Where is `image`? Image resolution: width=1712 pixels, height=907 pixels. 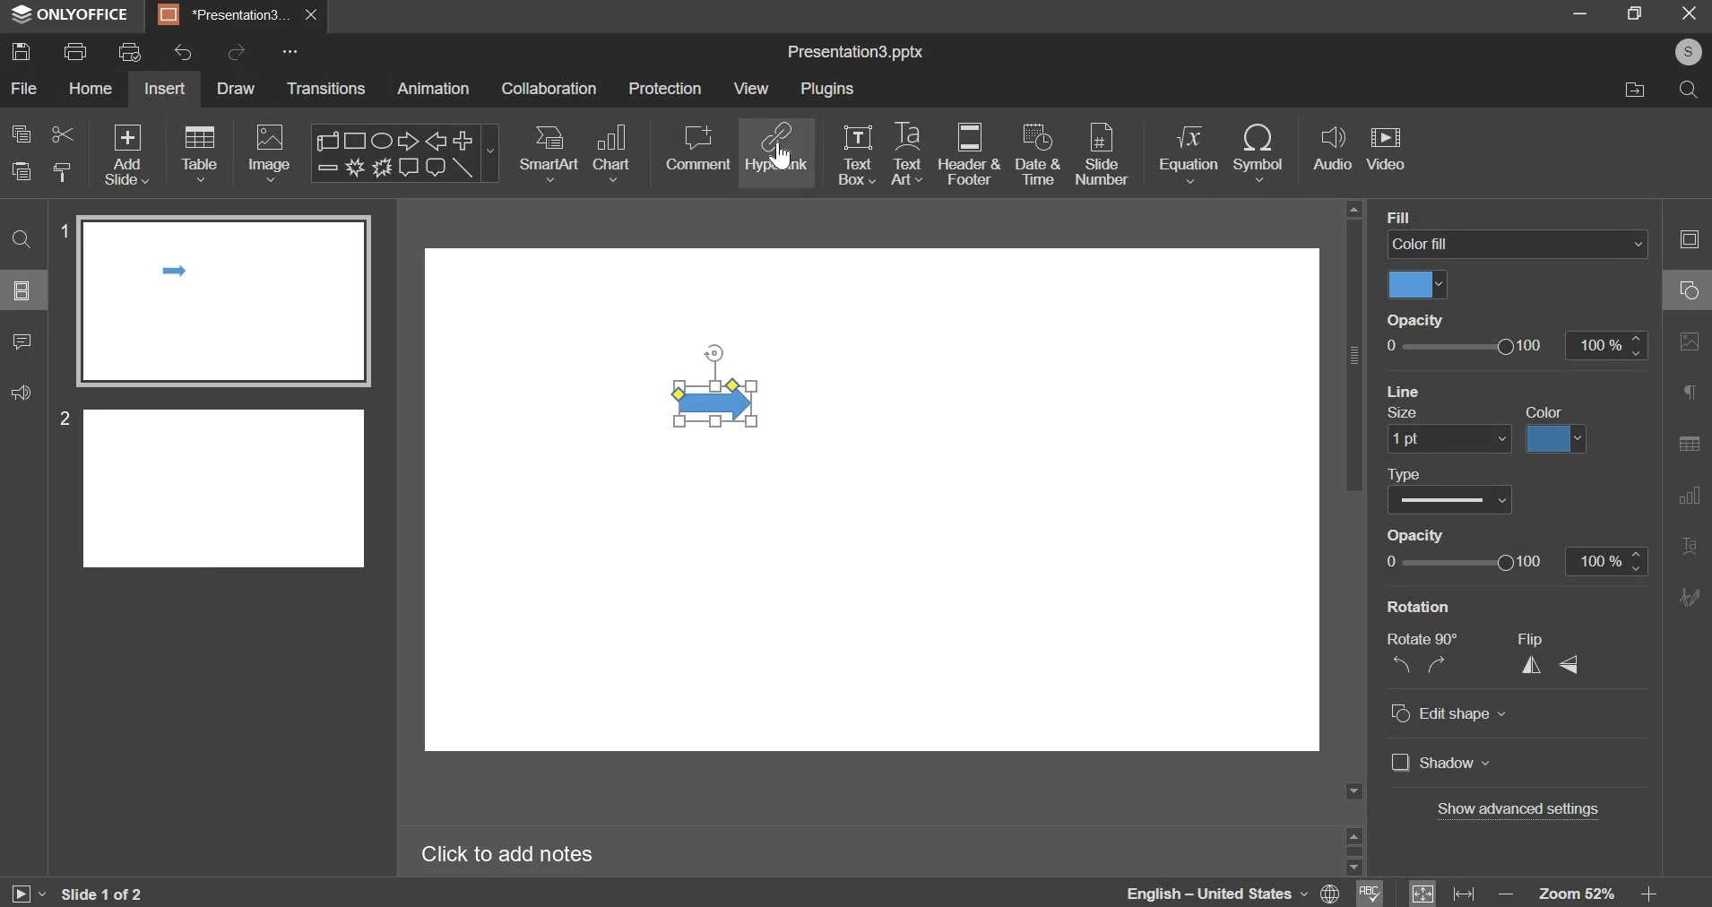 image is located at coordinates (269, 153).